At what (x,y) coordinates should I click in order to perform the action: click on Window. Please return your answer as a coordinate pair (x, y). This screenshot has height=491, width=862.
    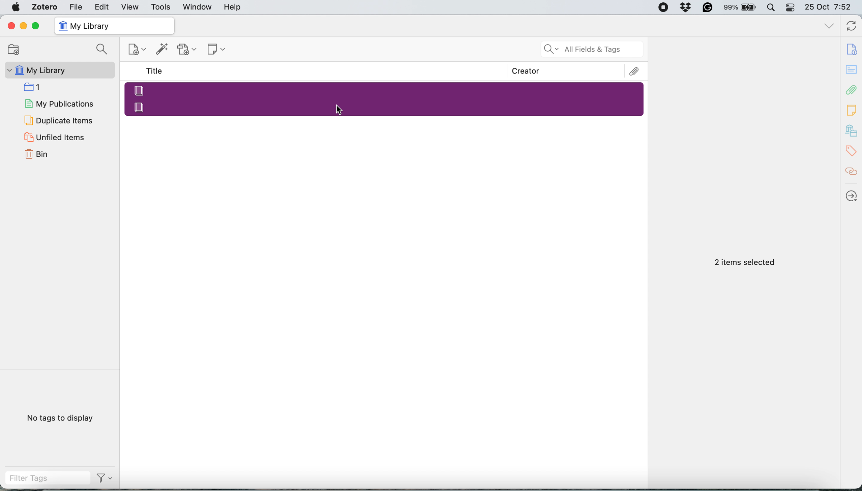
    Looking at the image, I should click on (198, 7).